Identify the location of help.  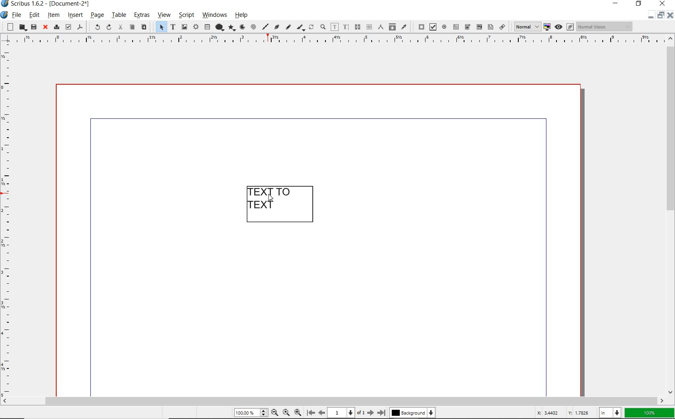
(241, 16).